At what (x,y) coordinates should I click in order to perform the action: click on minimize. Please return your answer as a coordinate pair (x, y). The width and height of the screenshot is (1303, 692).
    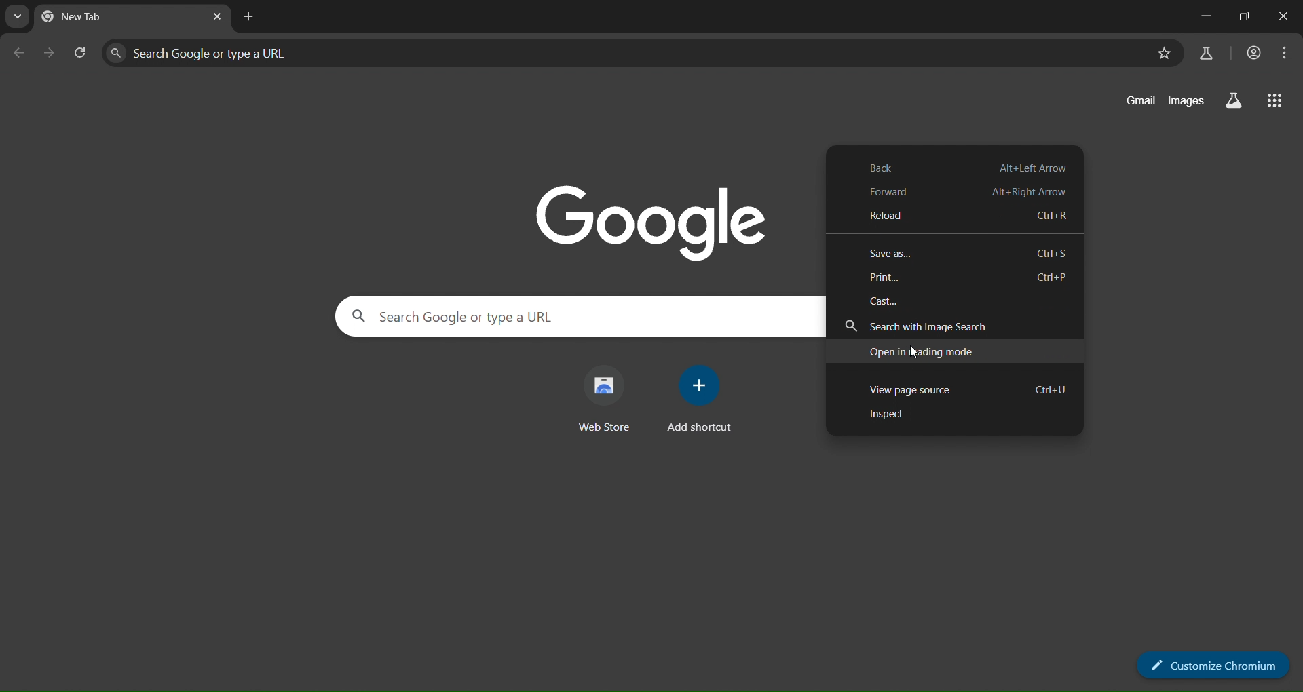
    Looking at the image, I should click on (1201, 17).